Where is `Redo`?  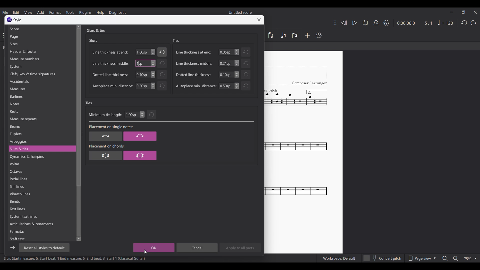
Redo is located at coordinates (473, 23).